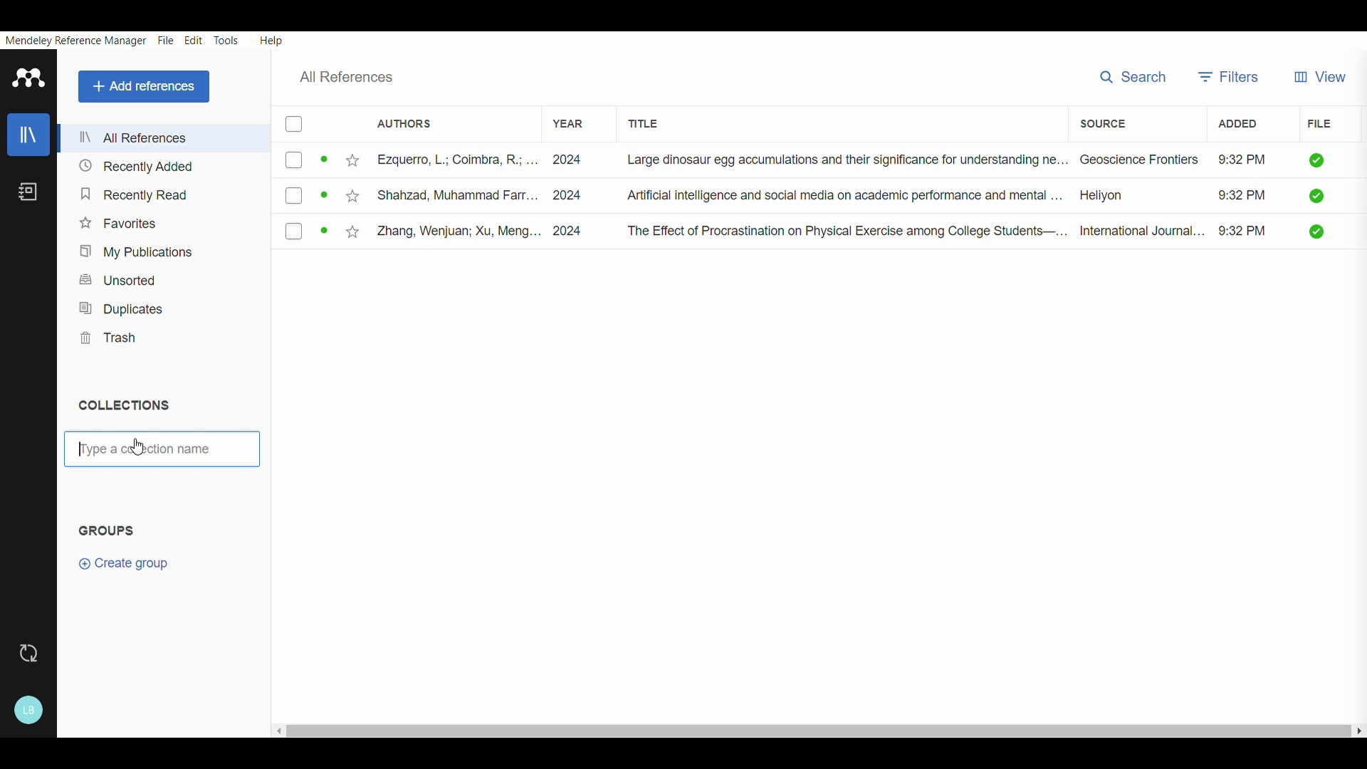 This screenshot has height=769, width=1367. What do you see at coordinates (1324, 71) in the screenshot?
I see `View` at bounding box center [1324, 71].